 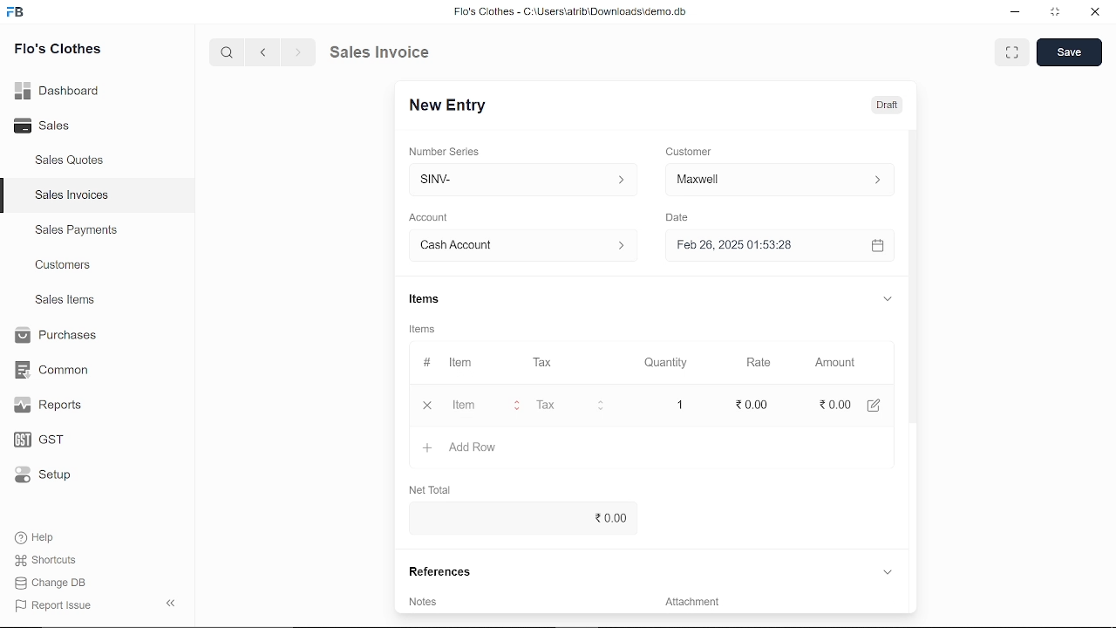 What do you see at coordinates (425, 404) in the screenshot?
I see `close` at bounding box center [425, 404].